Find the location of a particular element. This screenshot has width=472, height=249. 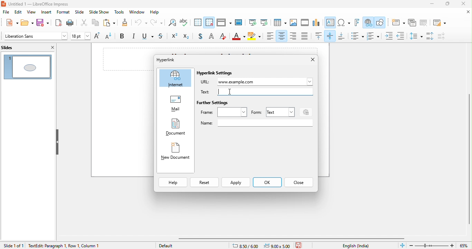

help is located at coordinates (157, 13).